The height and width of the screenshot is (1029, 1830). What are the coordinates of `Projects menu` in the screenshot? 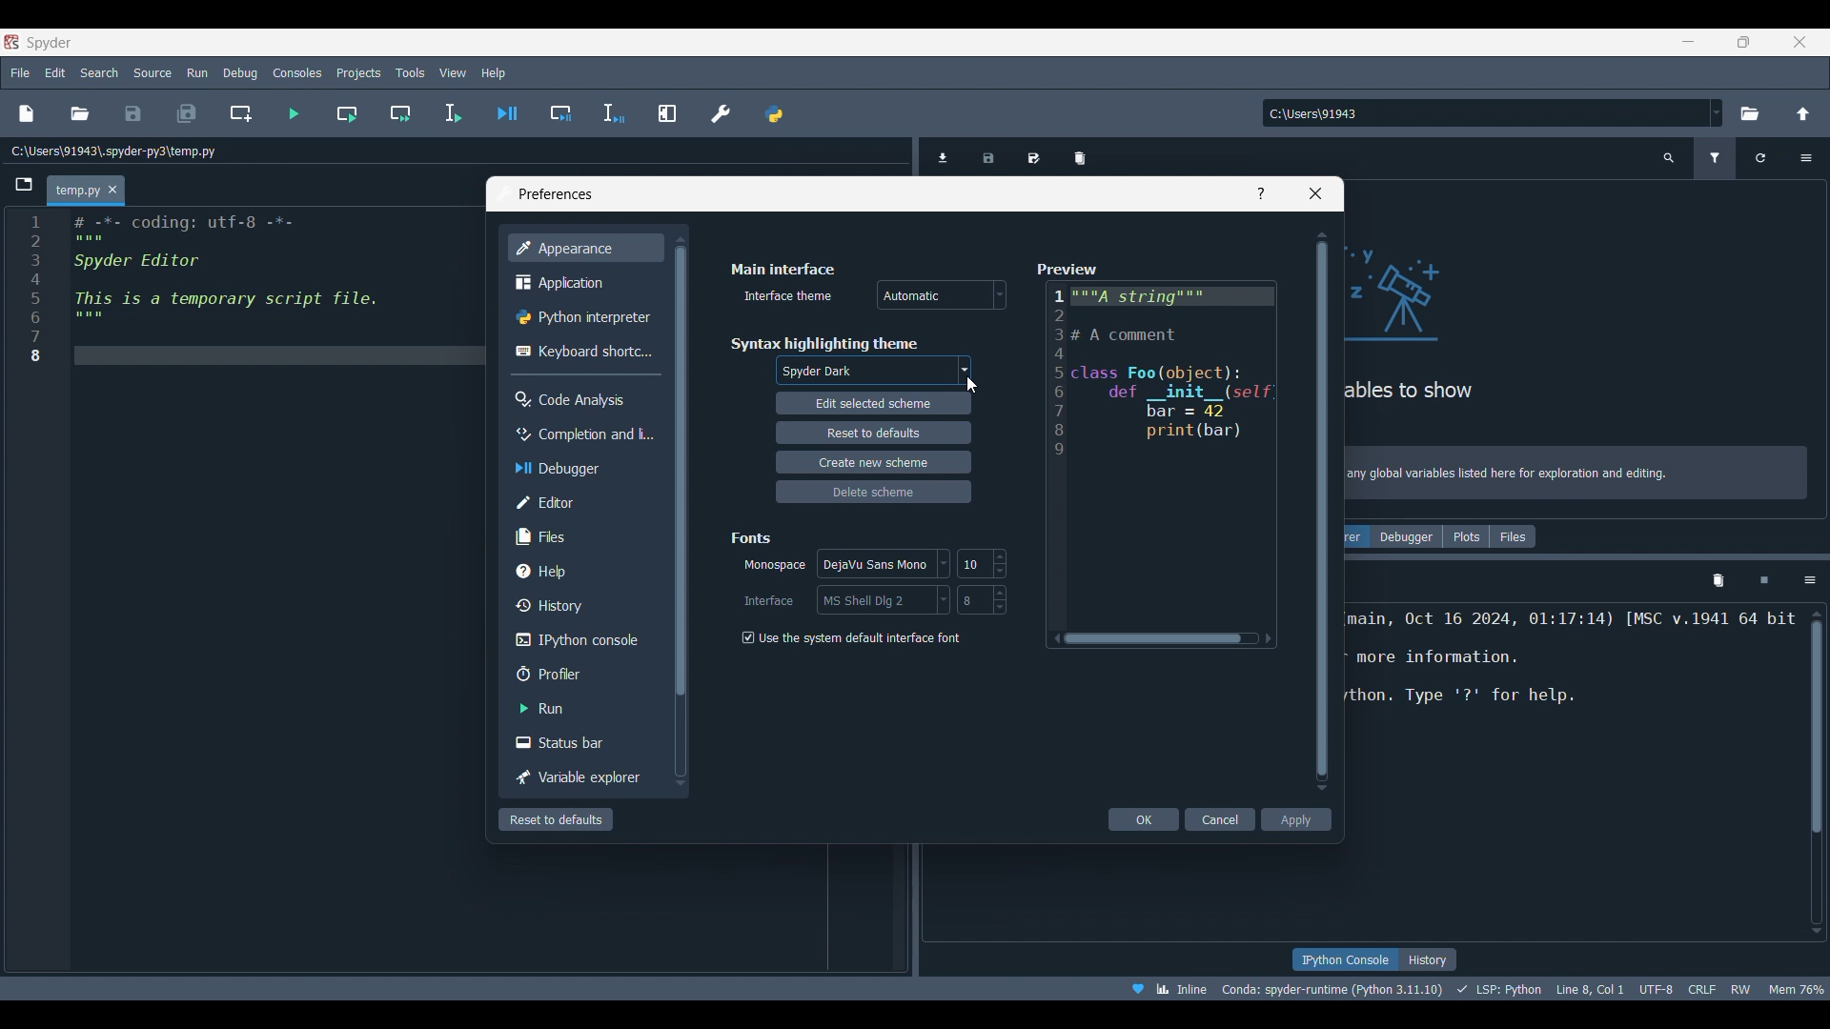 It's located at (359, 72).